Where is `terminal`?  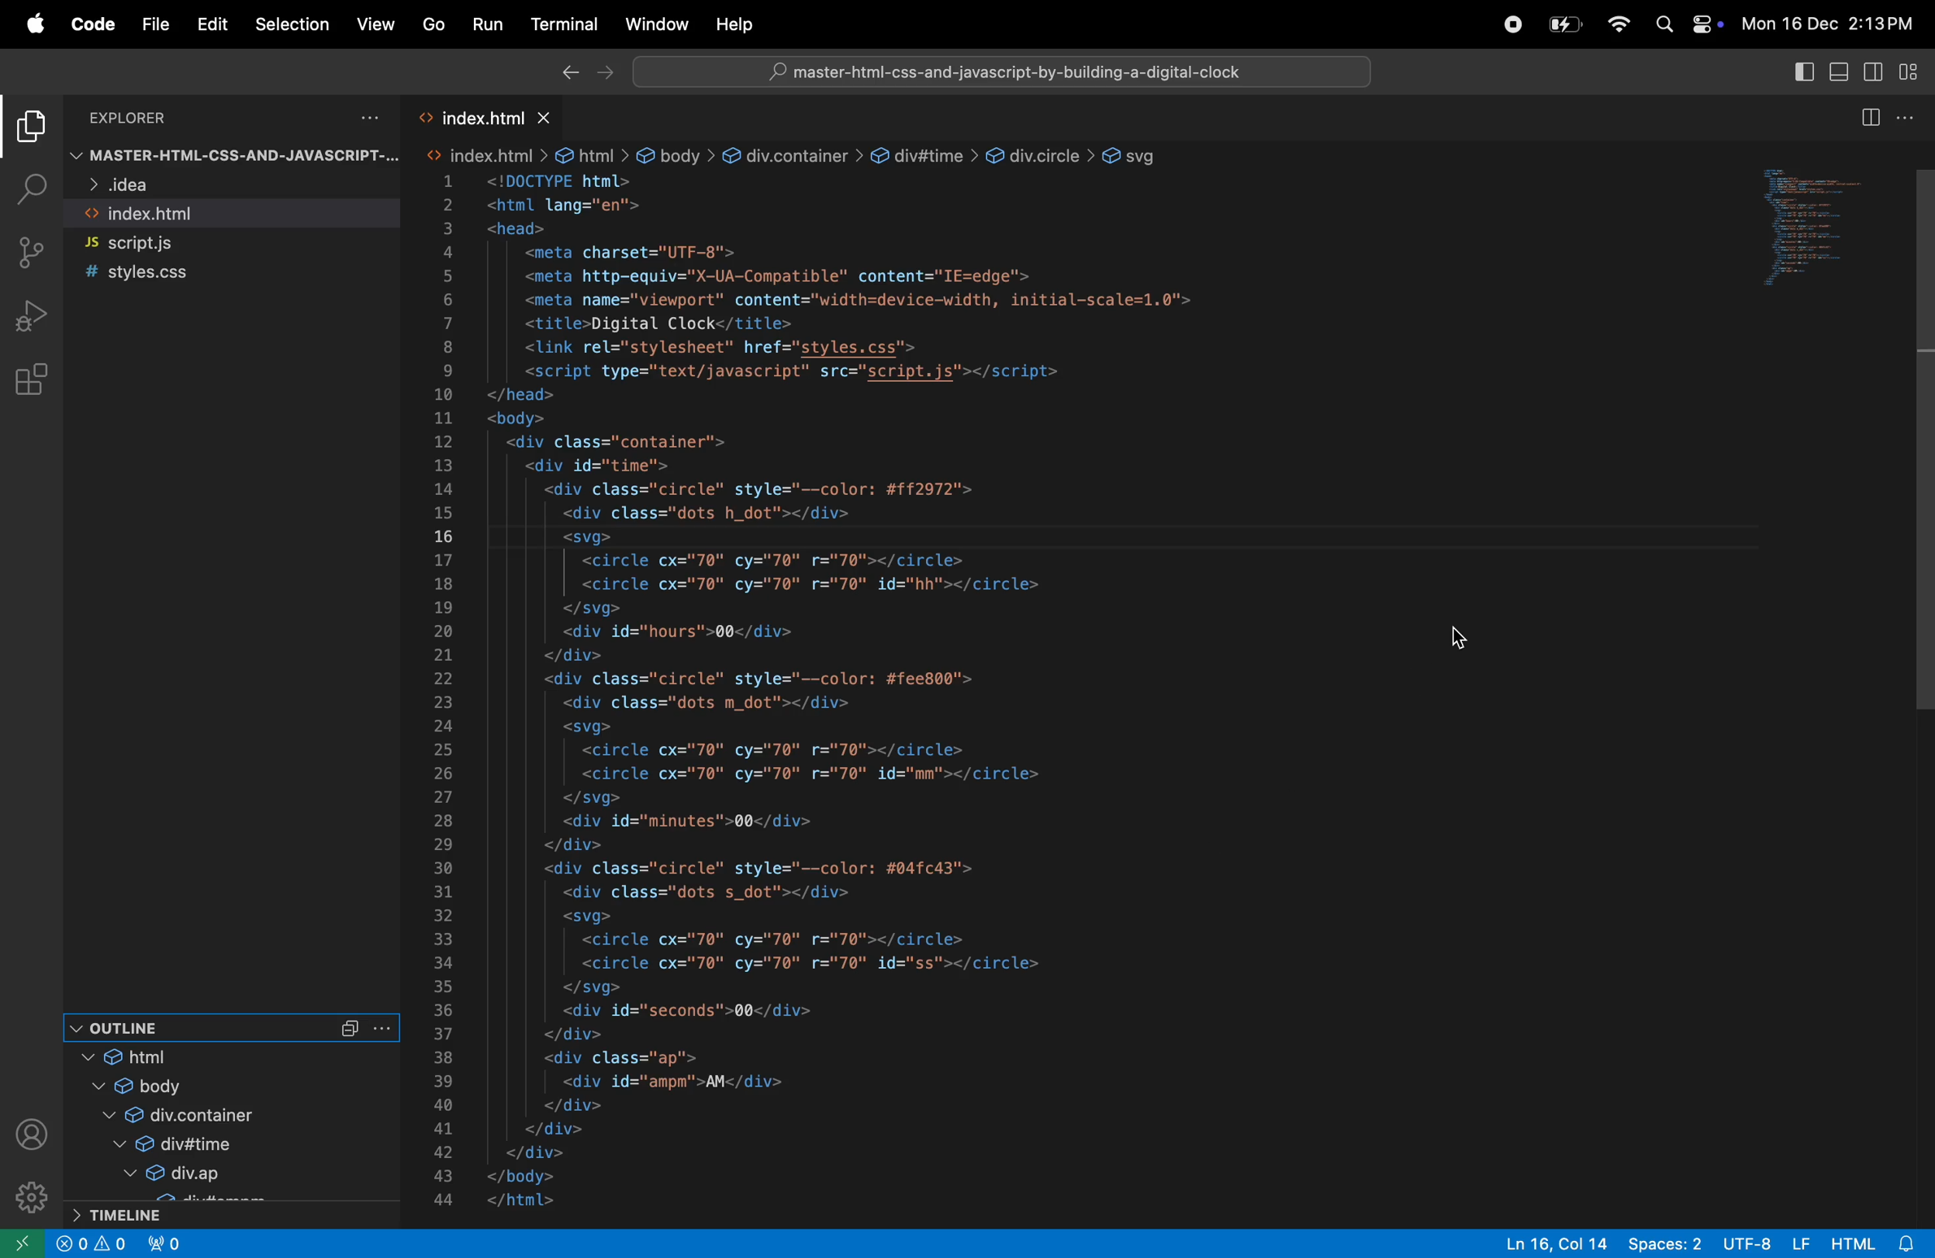
terminal is located at coordinates (564, 28).